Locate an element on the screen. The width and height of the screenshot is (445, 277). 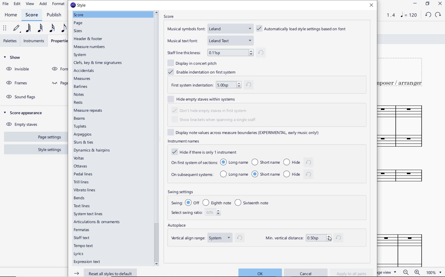
PROPERTIES is located at coordinates (59, 41).